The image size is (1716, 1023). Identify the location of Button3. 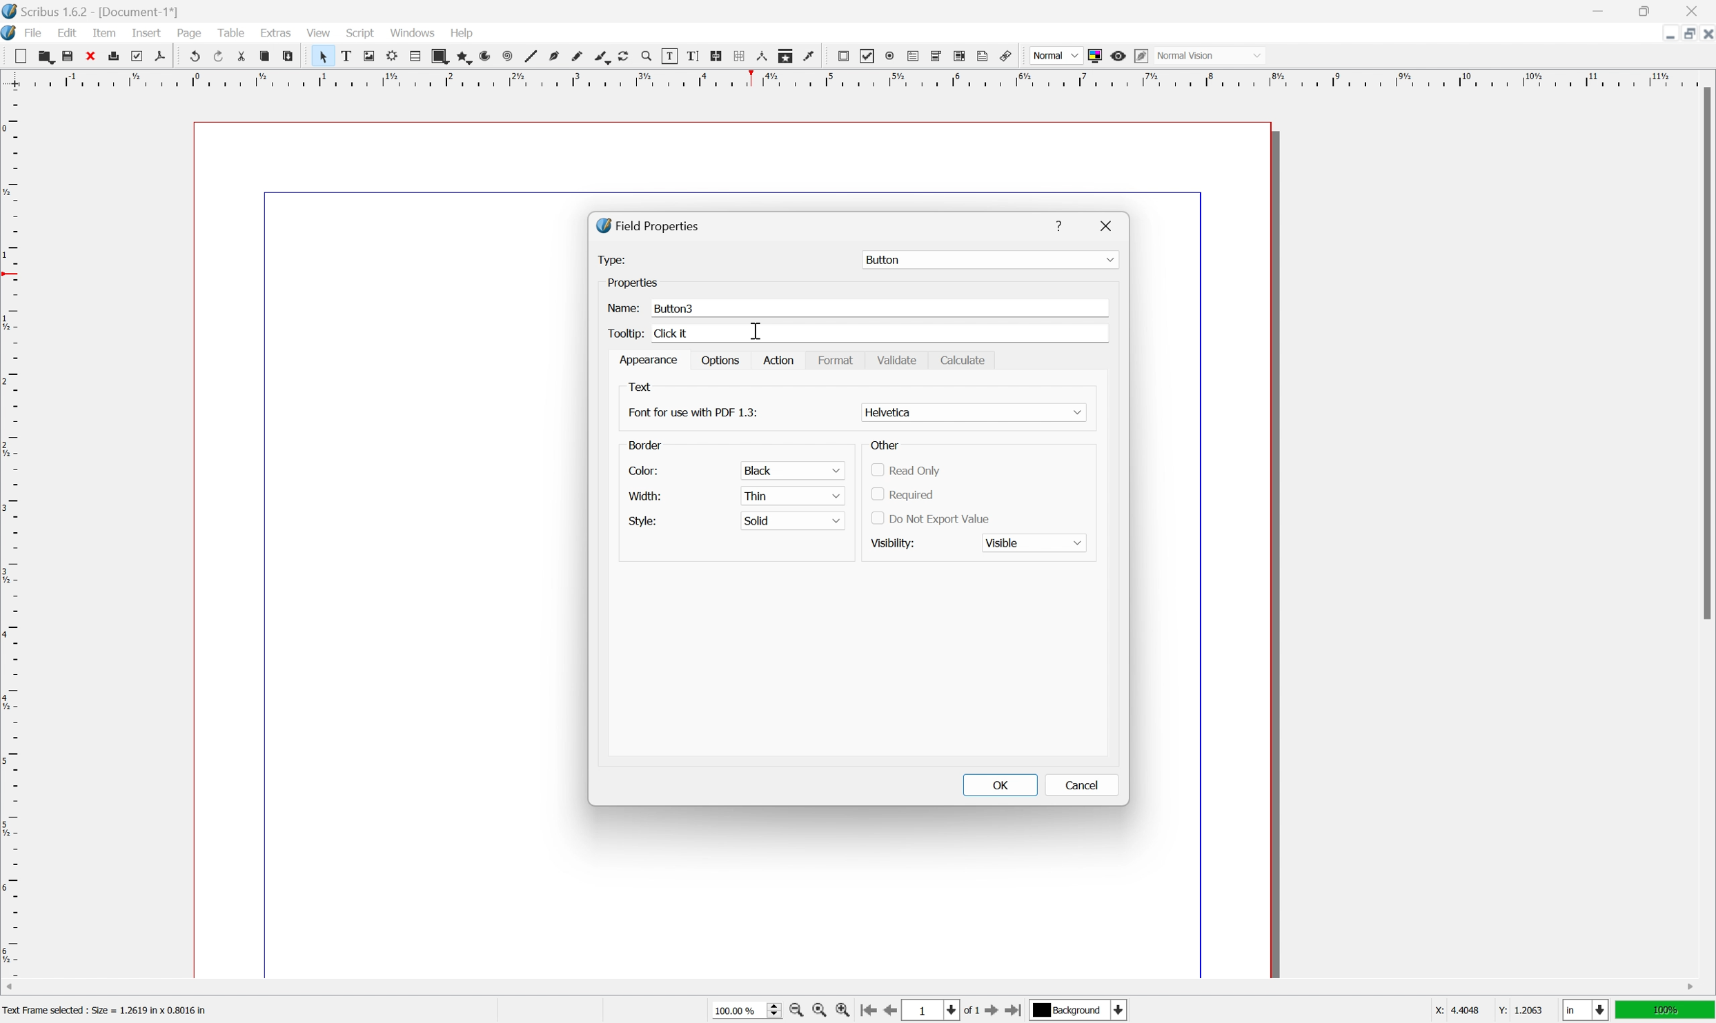
(690, 306).